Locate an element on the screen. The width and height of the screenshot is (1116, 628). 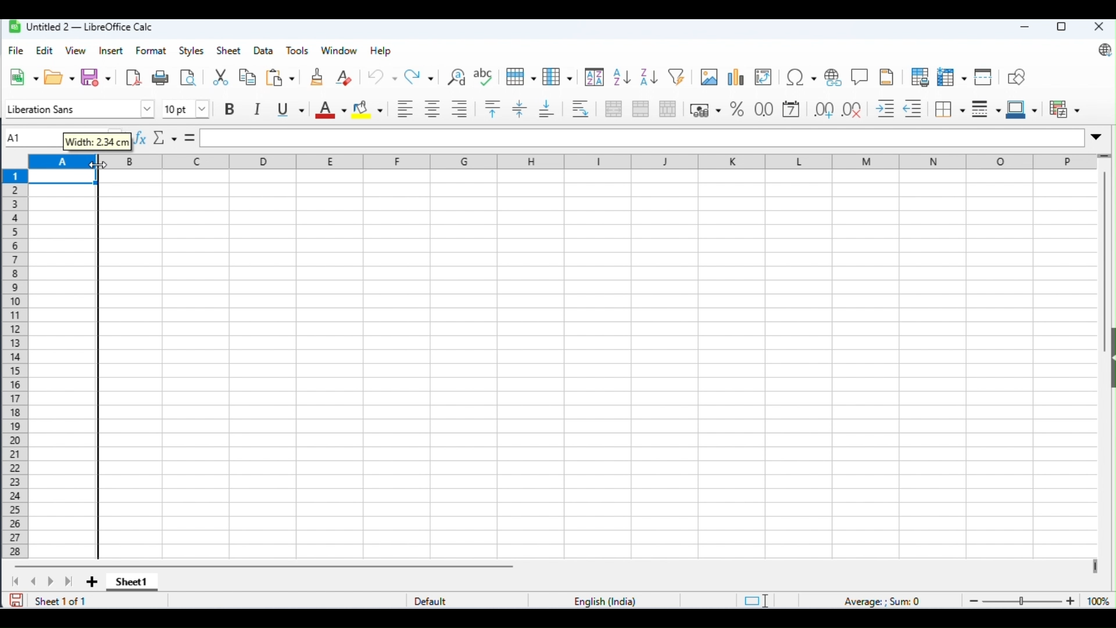
add sheet is located at coordinates (91, 581).